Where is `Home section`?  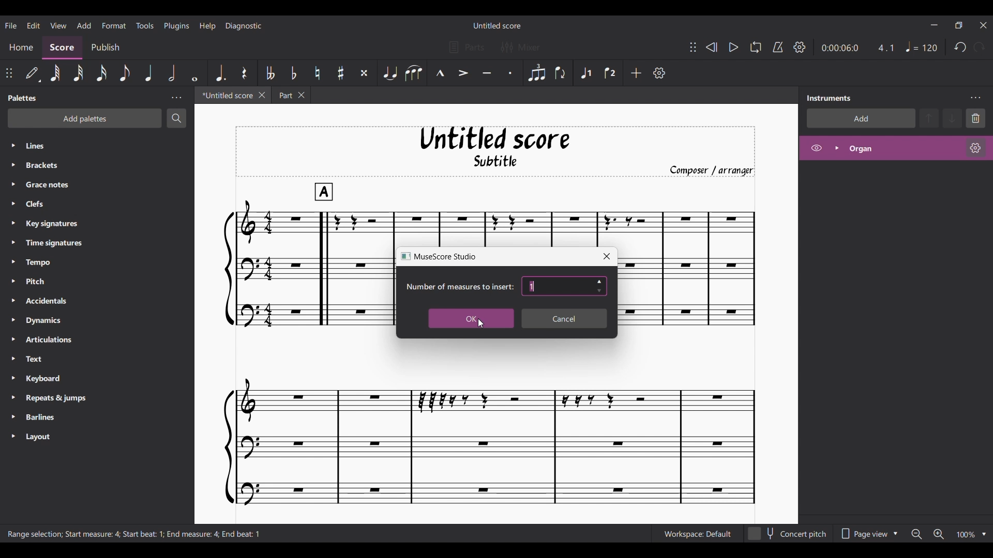 Home section is located at coordinates (21, 47).